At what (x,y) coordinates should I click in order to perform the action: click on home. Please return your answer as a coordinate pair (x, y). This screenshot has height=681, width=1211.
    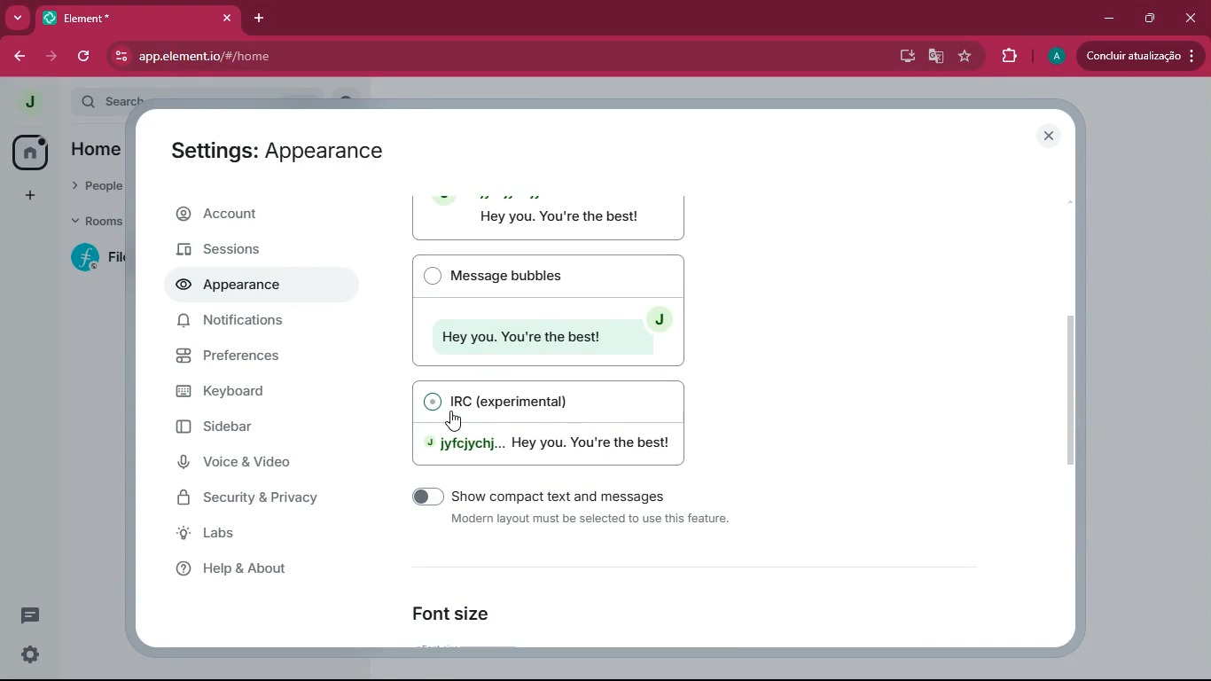
    Looking at the image, I should click on (30, 152).